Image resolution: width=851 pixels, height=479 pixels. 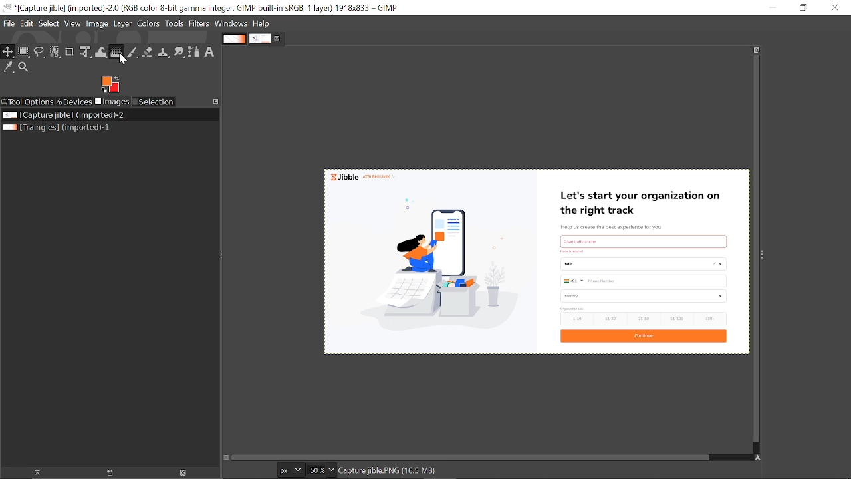 What do you see at coordinates (110, 84) in the screenshot?
I see `Foreground color` at bounding box center [110, 84].